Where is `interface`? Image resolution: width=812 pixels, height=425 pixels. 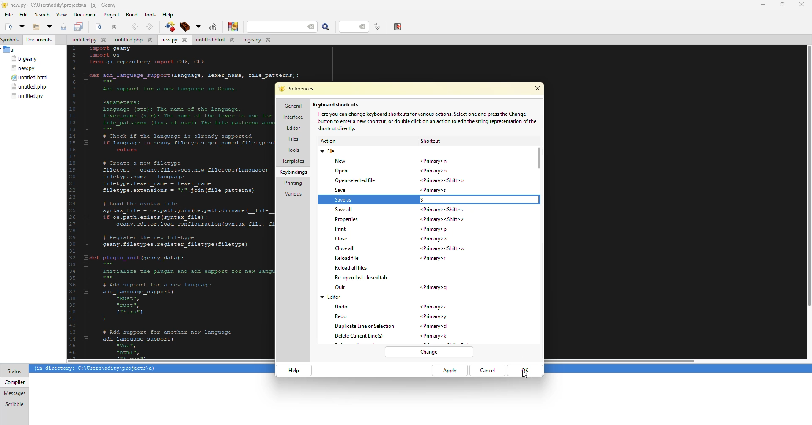
interface is located at coordinates (293, 117).